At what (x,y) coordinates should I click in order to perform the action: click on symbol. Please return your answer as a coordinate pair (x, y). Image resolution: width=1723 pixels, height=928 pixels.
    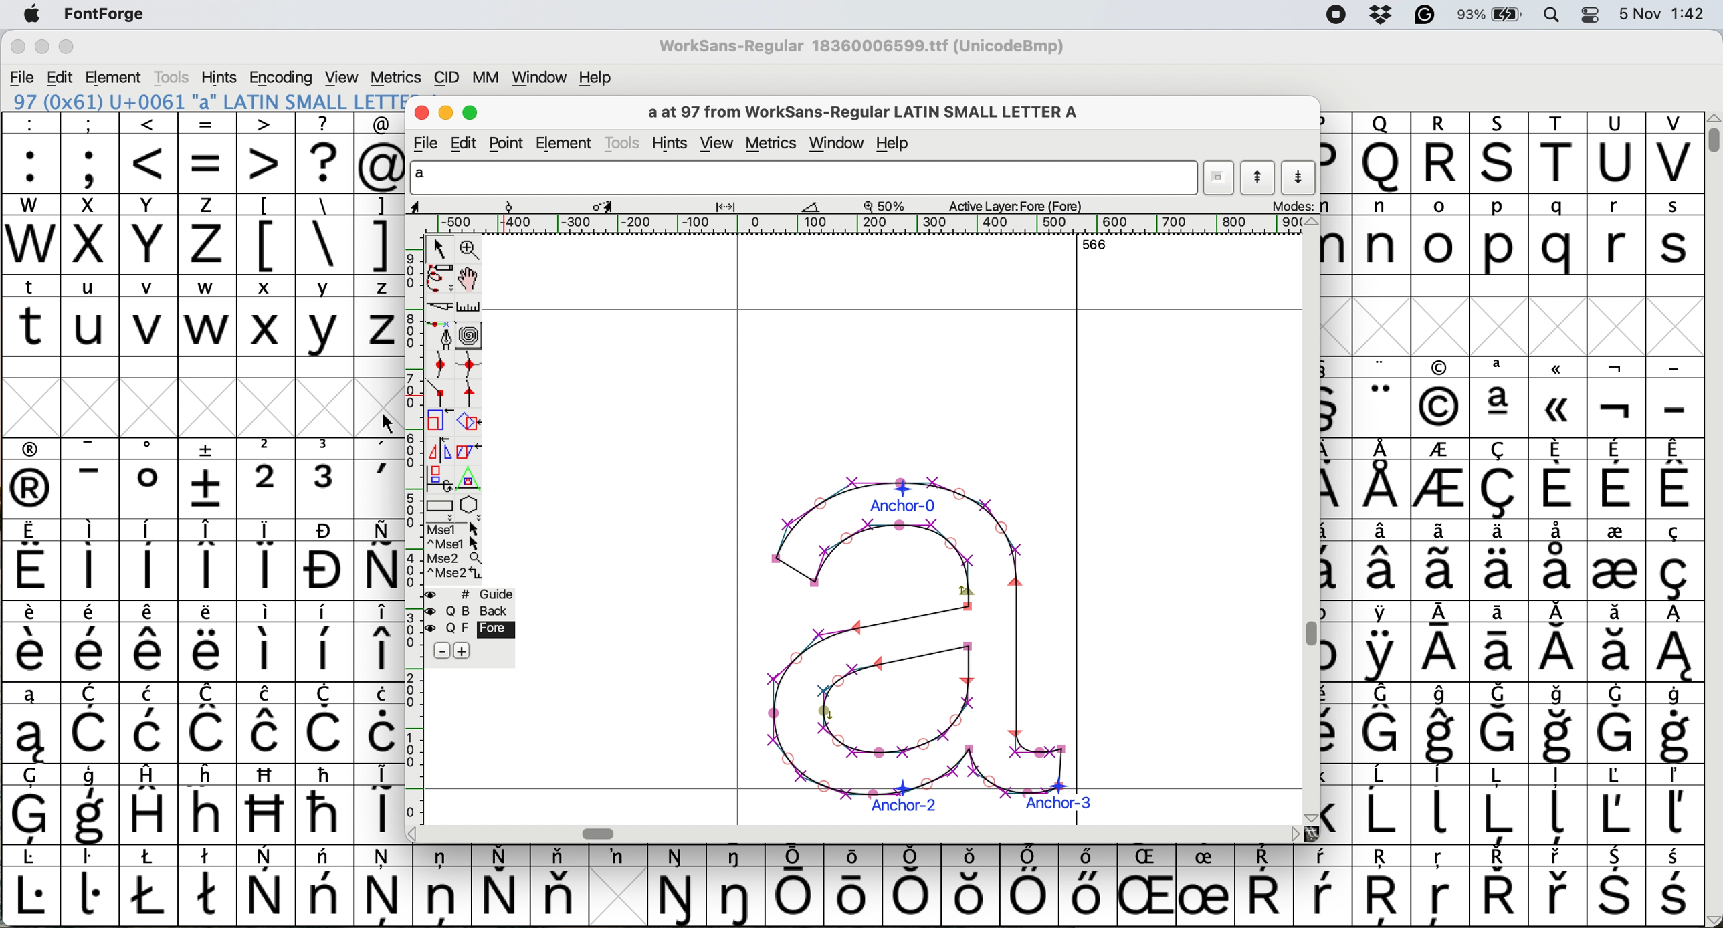
    Looking at the image, I should click on (32, 804).